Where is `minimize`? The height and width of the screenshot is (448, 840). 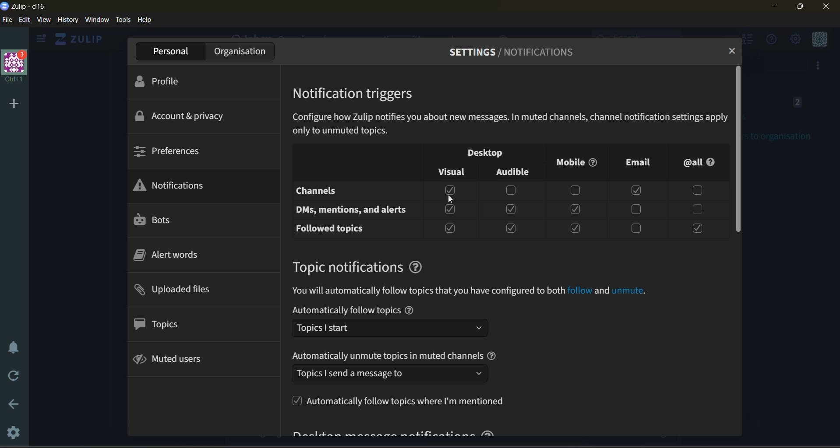 minimize is located at coordinates (776, 6).